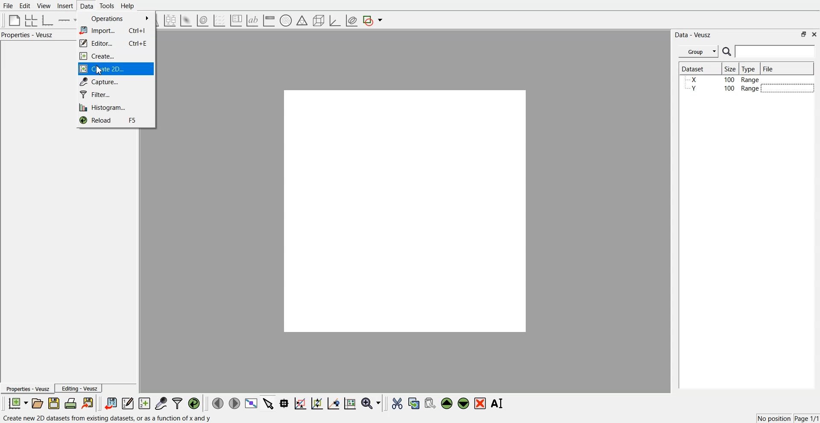 This screenshot has height=423, width=820. Describe the element at coordinates (177, 403) in the screenshot. I see `Filter dataset` at that location.